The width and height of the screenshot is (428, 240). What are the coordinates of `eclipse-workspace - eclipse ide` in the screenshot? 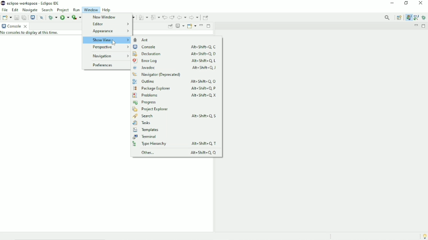 It's located at (36, 3).